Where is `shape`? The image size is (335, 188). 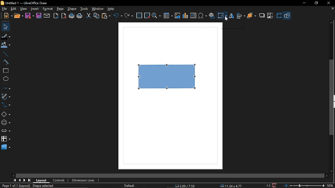
shape is located at coordinates (72, 9).